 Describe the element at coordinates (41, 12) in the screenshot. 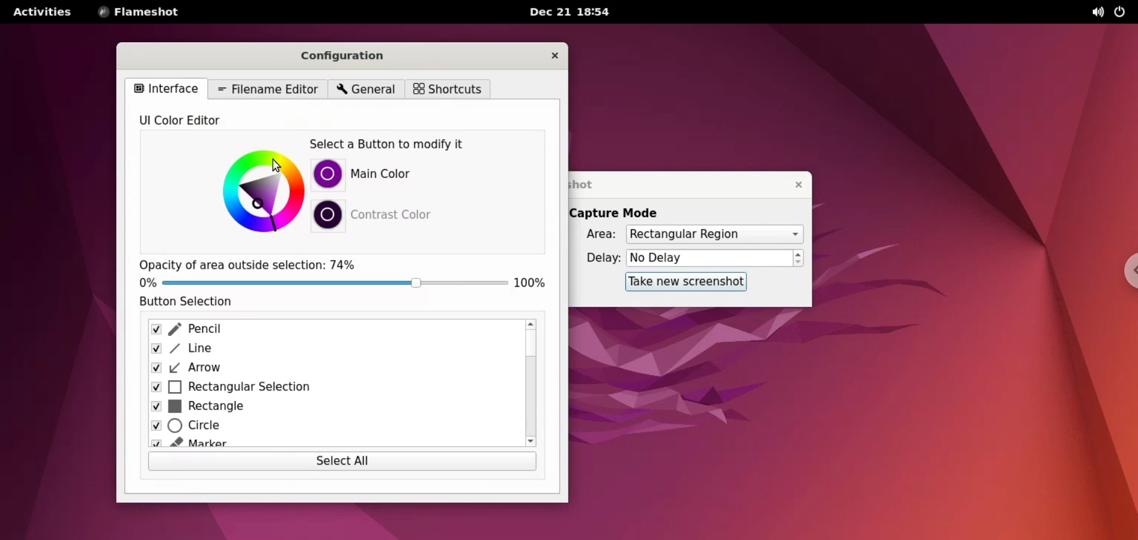

I see `activities ` at that location.